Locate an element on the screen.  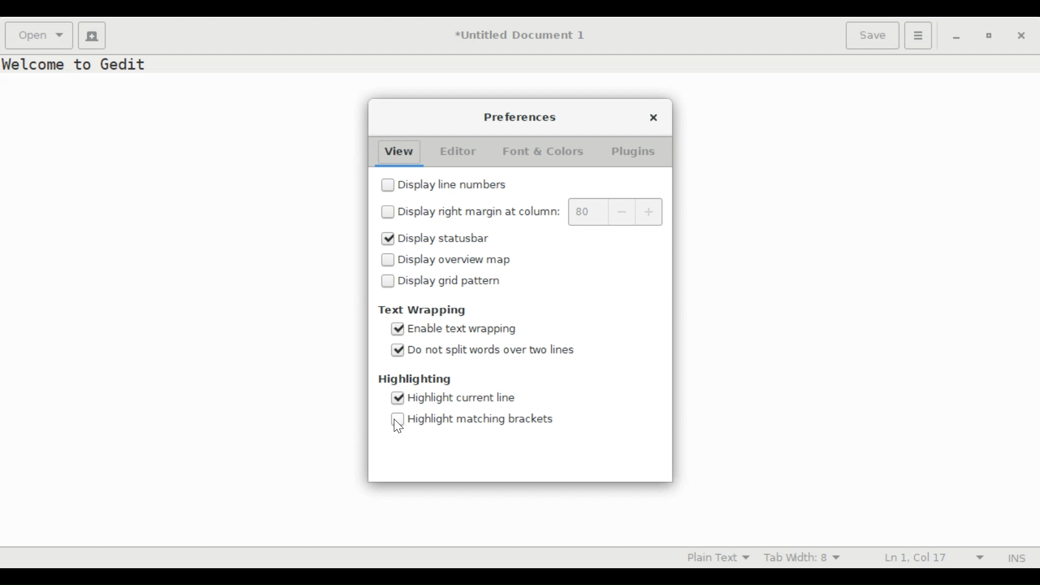
Highlight mode dropdown menu is located at coordinates (716, 558).